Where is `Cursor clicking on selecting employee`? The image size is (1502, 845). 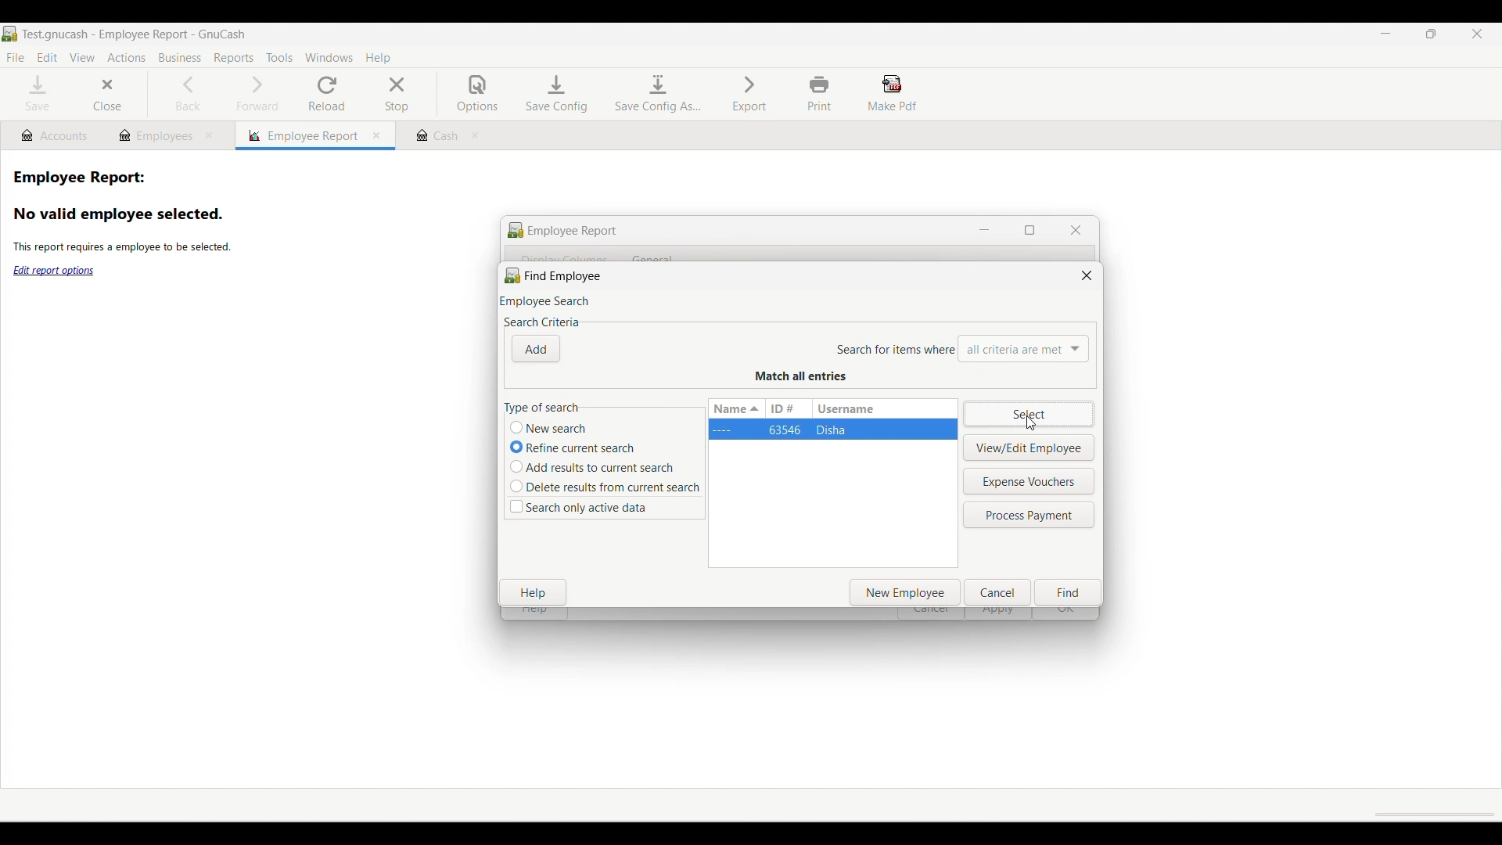
Cursor clicking on selecting employee is located at coordinates (1031, 423).